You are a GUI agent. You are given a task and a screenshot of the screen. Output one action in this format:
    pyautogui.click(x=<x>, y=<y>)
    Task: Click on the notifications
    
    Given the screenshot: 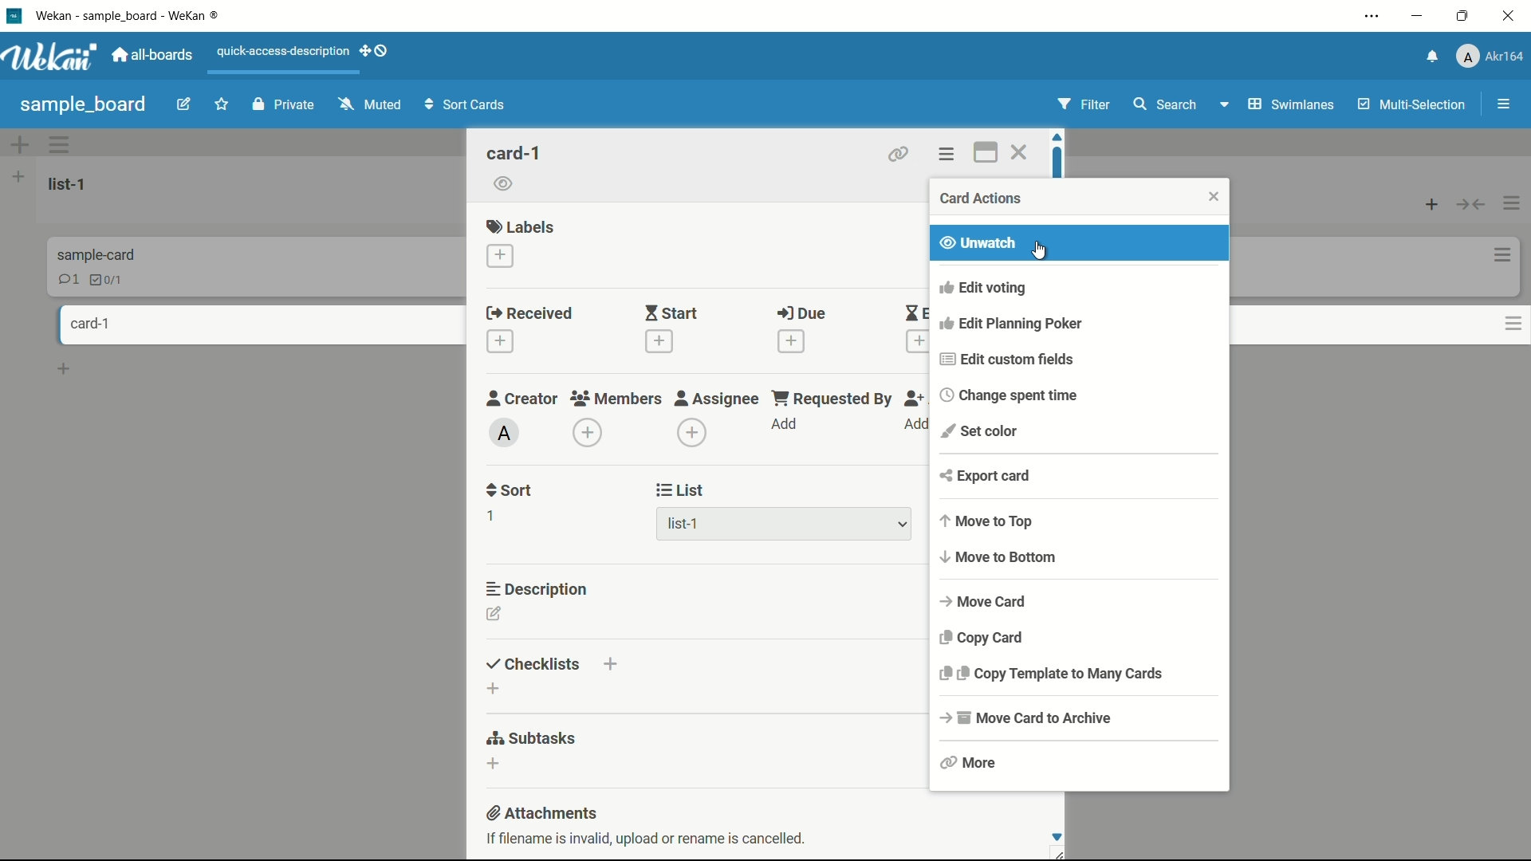 What is the action you would take?
    pyautogui.click(x=1433, y=56)
    